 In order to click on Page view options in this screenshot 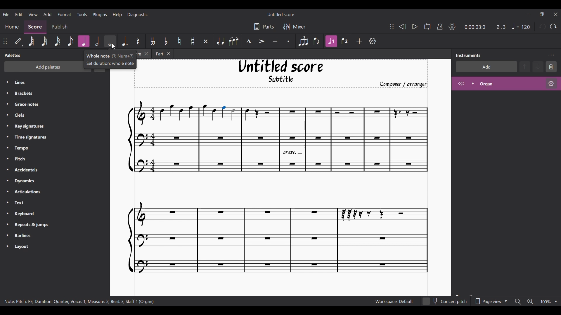, I will do `click(490, 301)`.